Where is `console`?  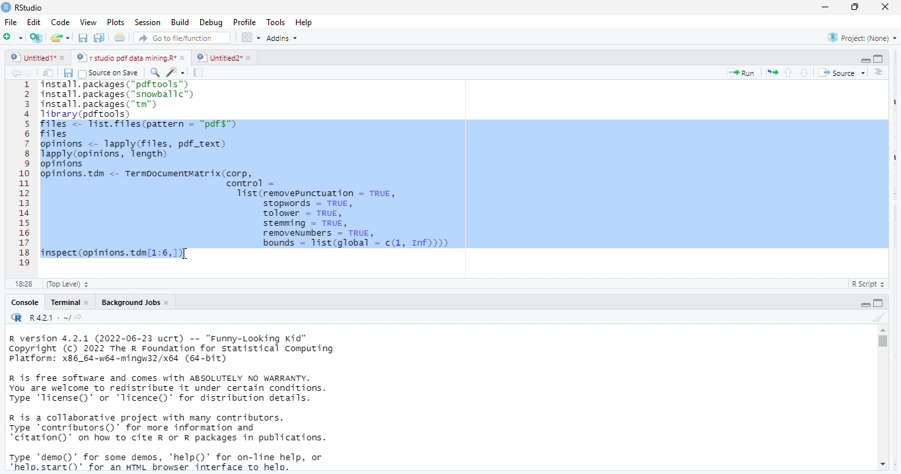
console is located at coordinates (24, 302).